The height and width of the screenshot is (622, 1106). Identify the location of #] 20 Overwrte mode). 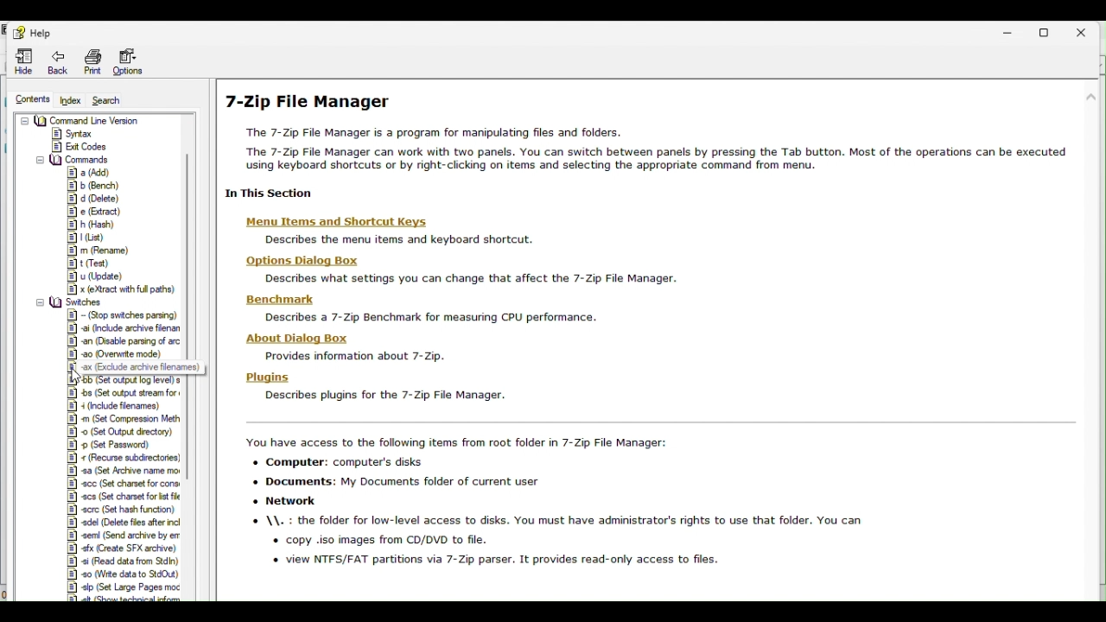
(117, 354).